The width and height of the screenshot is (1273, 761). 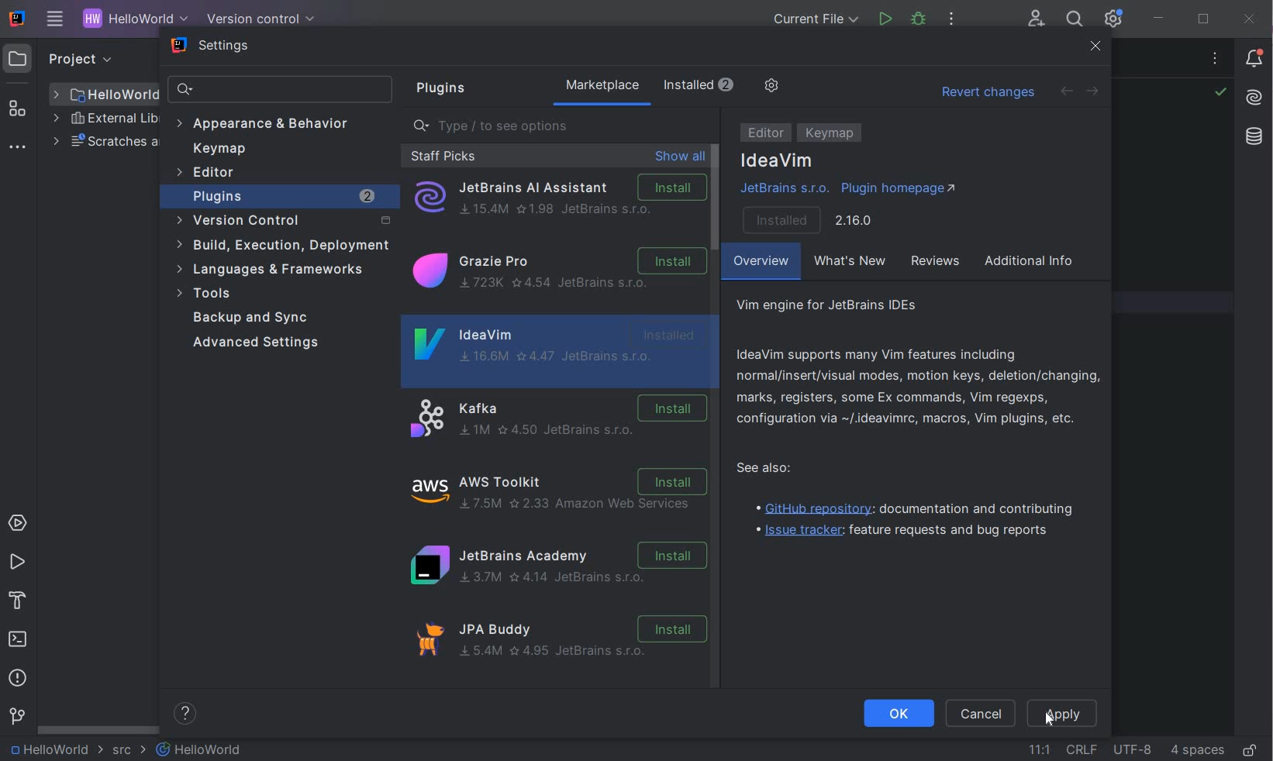 I want to click on SRC, so click(x=129, y=751).